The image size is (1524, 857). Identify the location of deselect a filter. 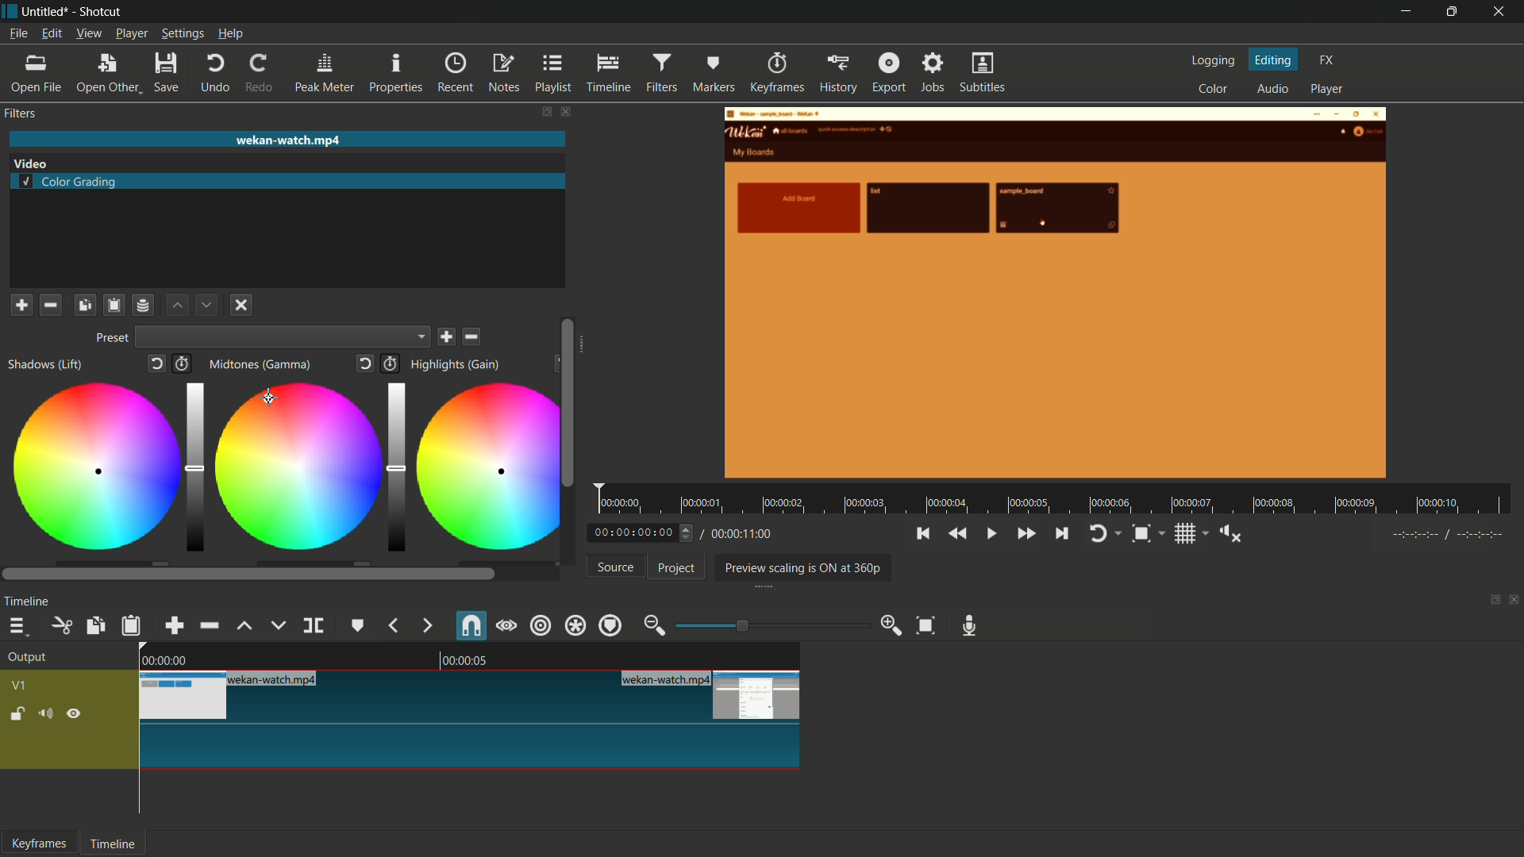
(241, 303).